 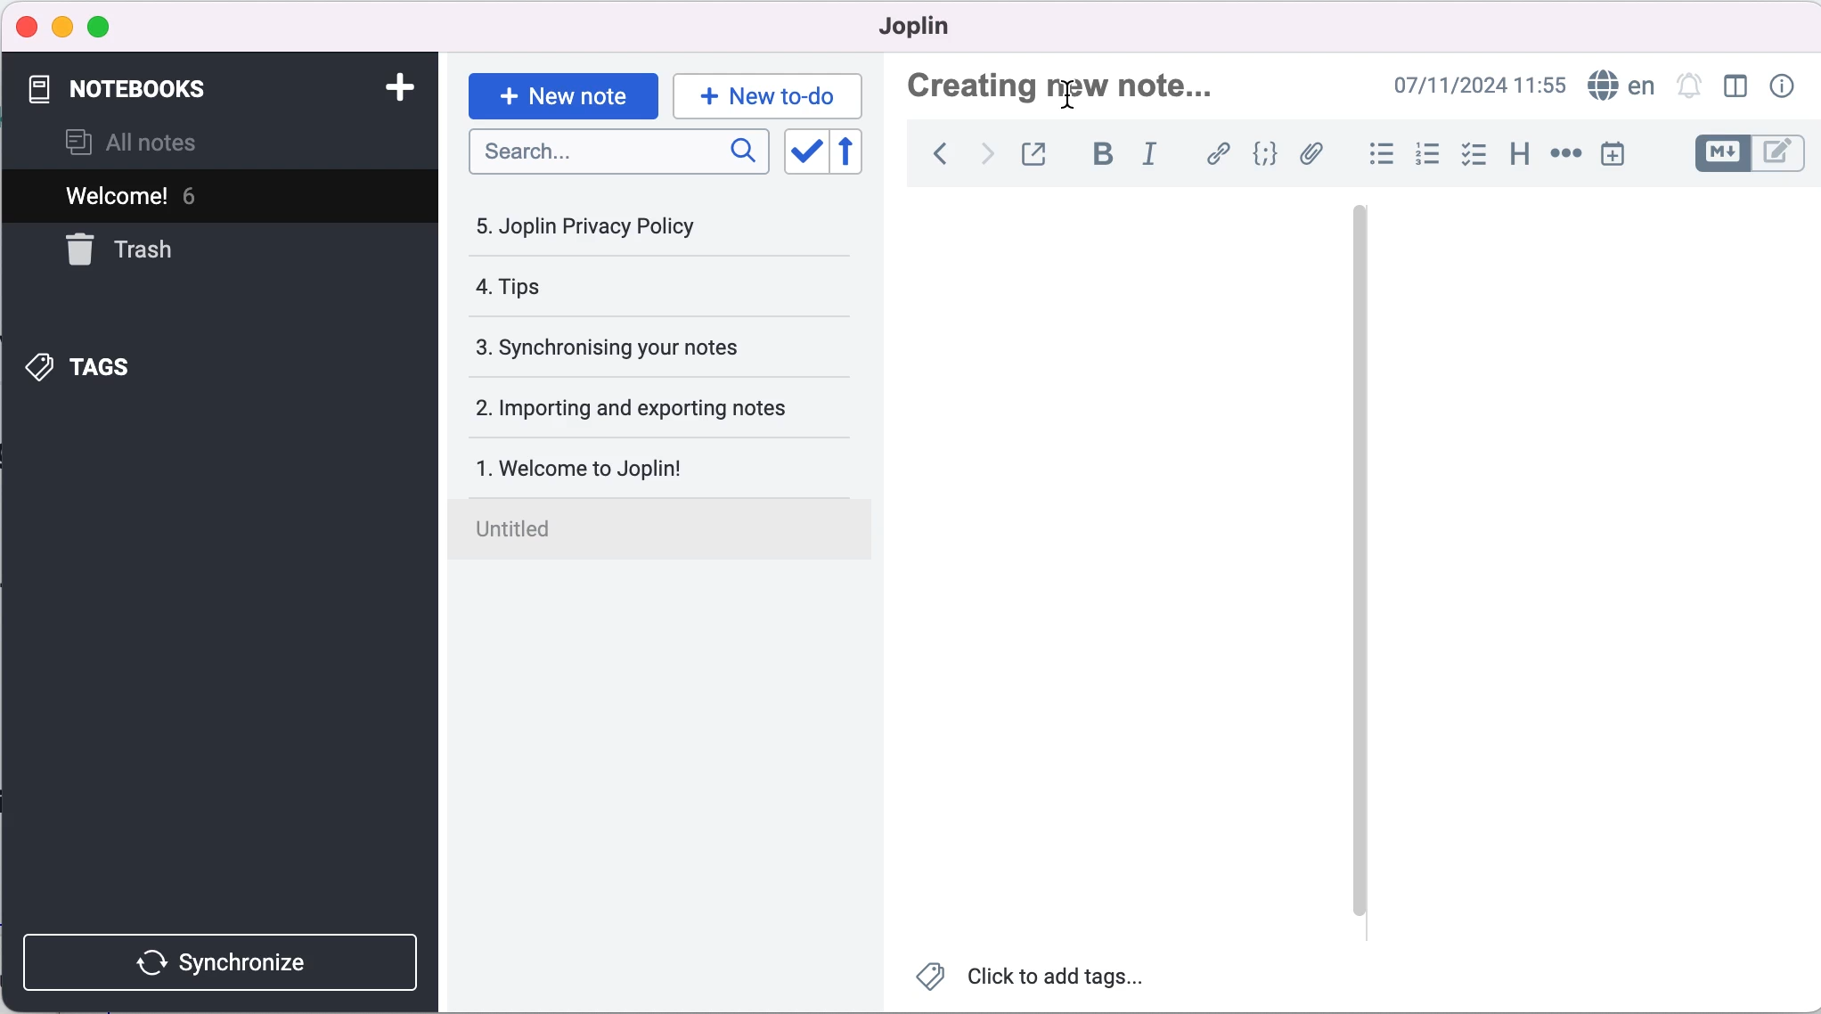 What do you see at coordinates (981, 159) in the screenshot?
I see `forward` at bounding box center [981, 159].